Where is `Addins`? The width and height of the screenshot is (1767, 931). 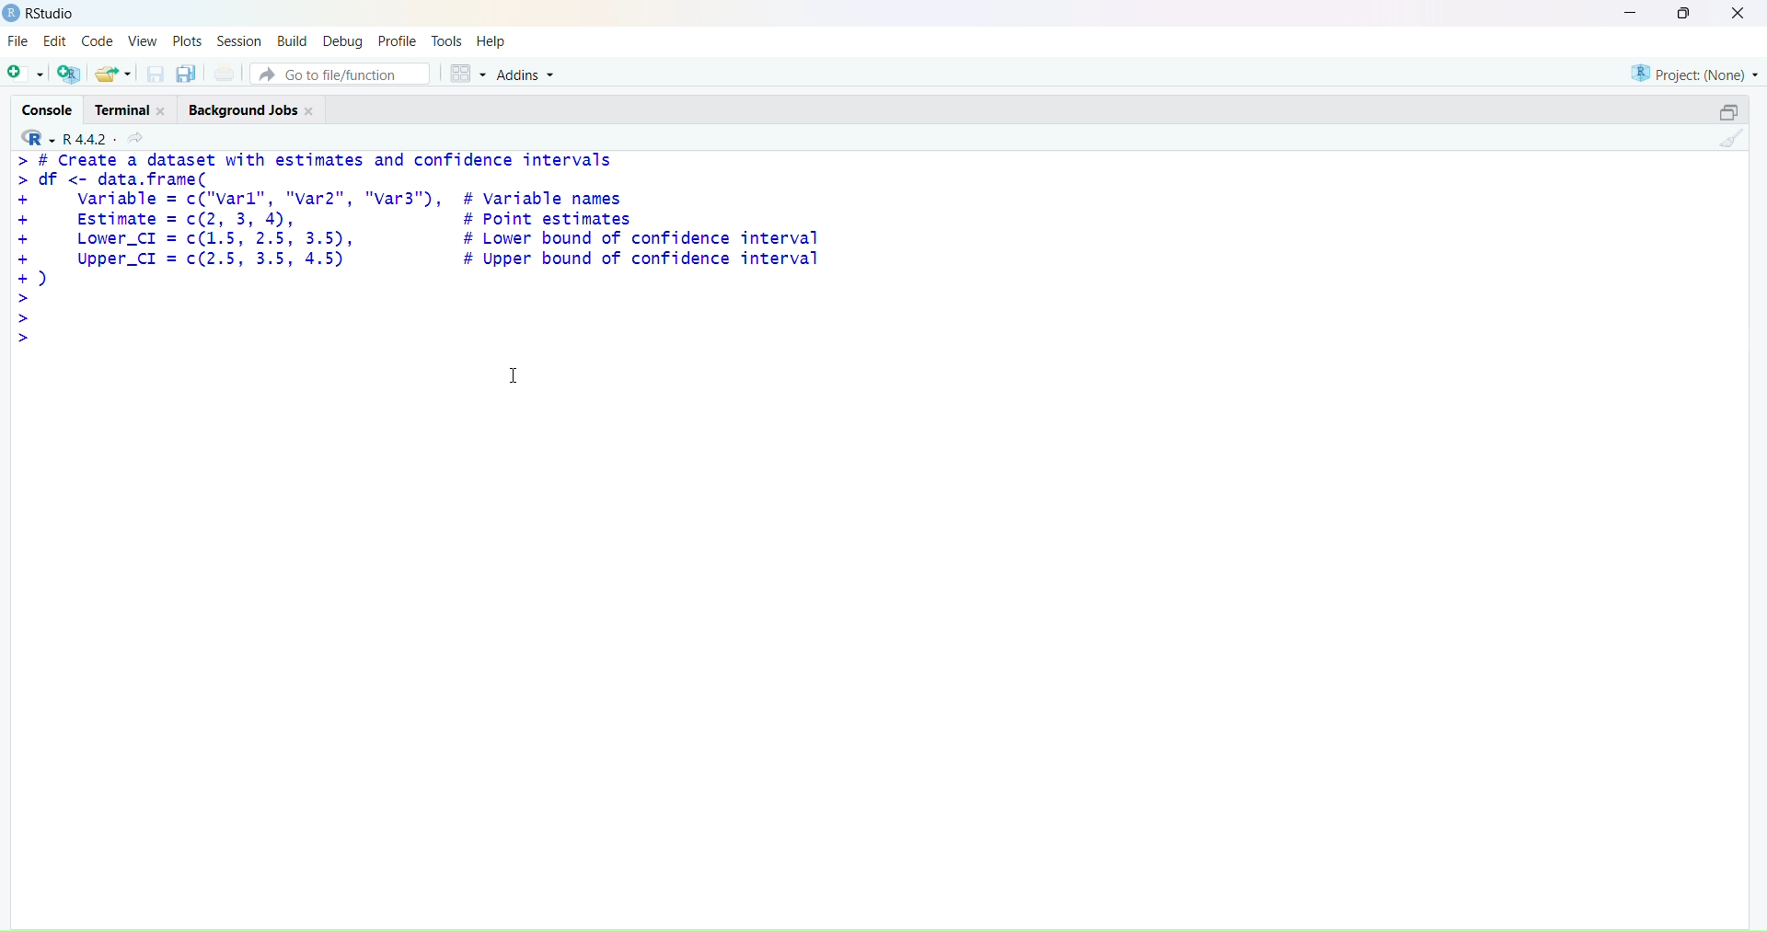
Addins is located at coordinates (525, 75).